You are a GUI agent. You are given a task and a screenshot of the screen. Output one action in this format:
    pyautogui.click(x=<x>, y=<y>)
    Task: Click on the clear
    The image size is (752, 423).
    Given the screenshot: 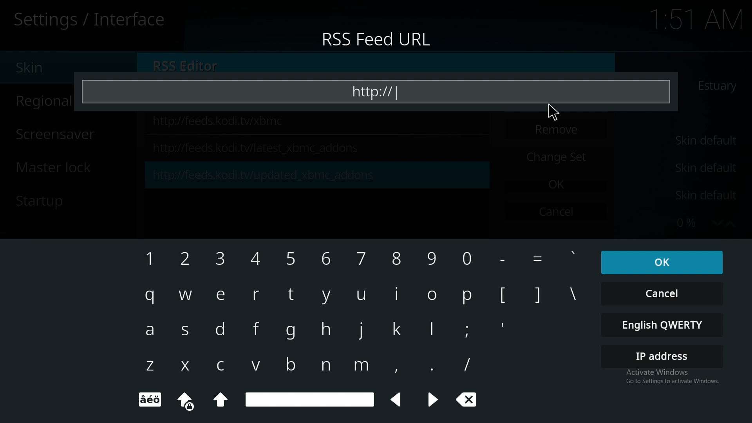 What is the action you would take?
    pyautogui.click(x=467, y=399)
    